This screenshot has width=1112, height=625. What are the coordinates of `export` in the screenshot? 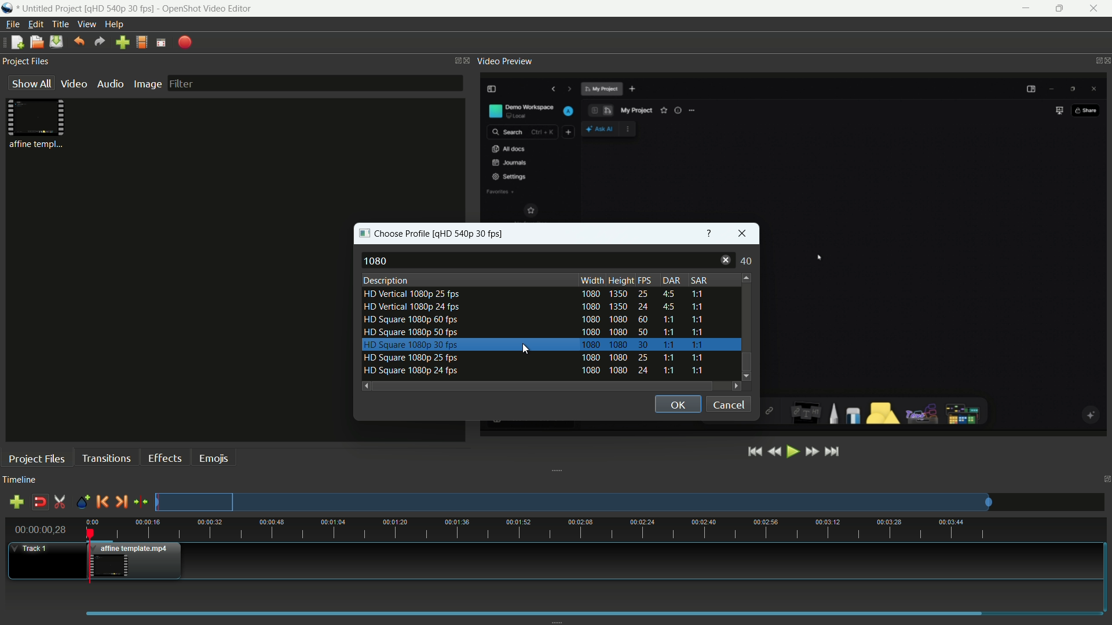 It's located at (184, 43).